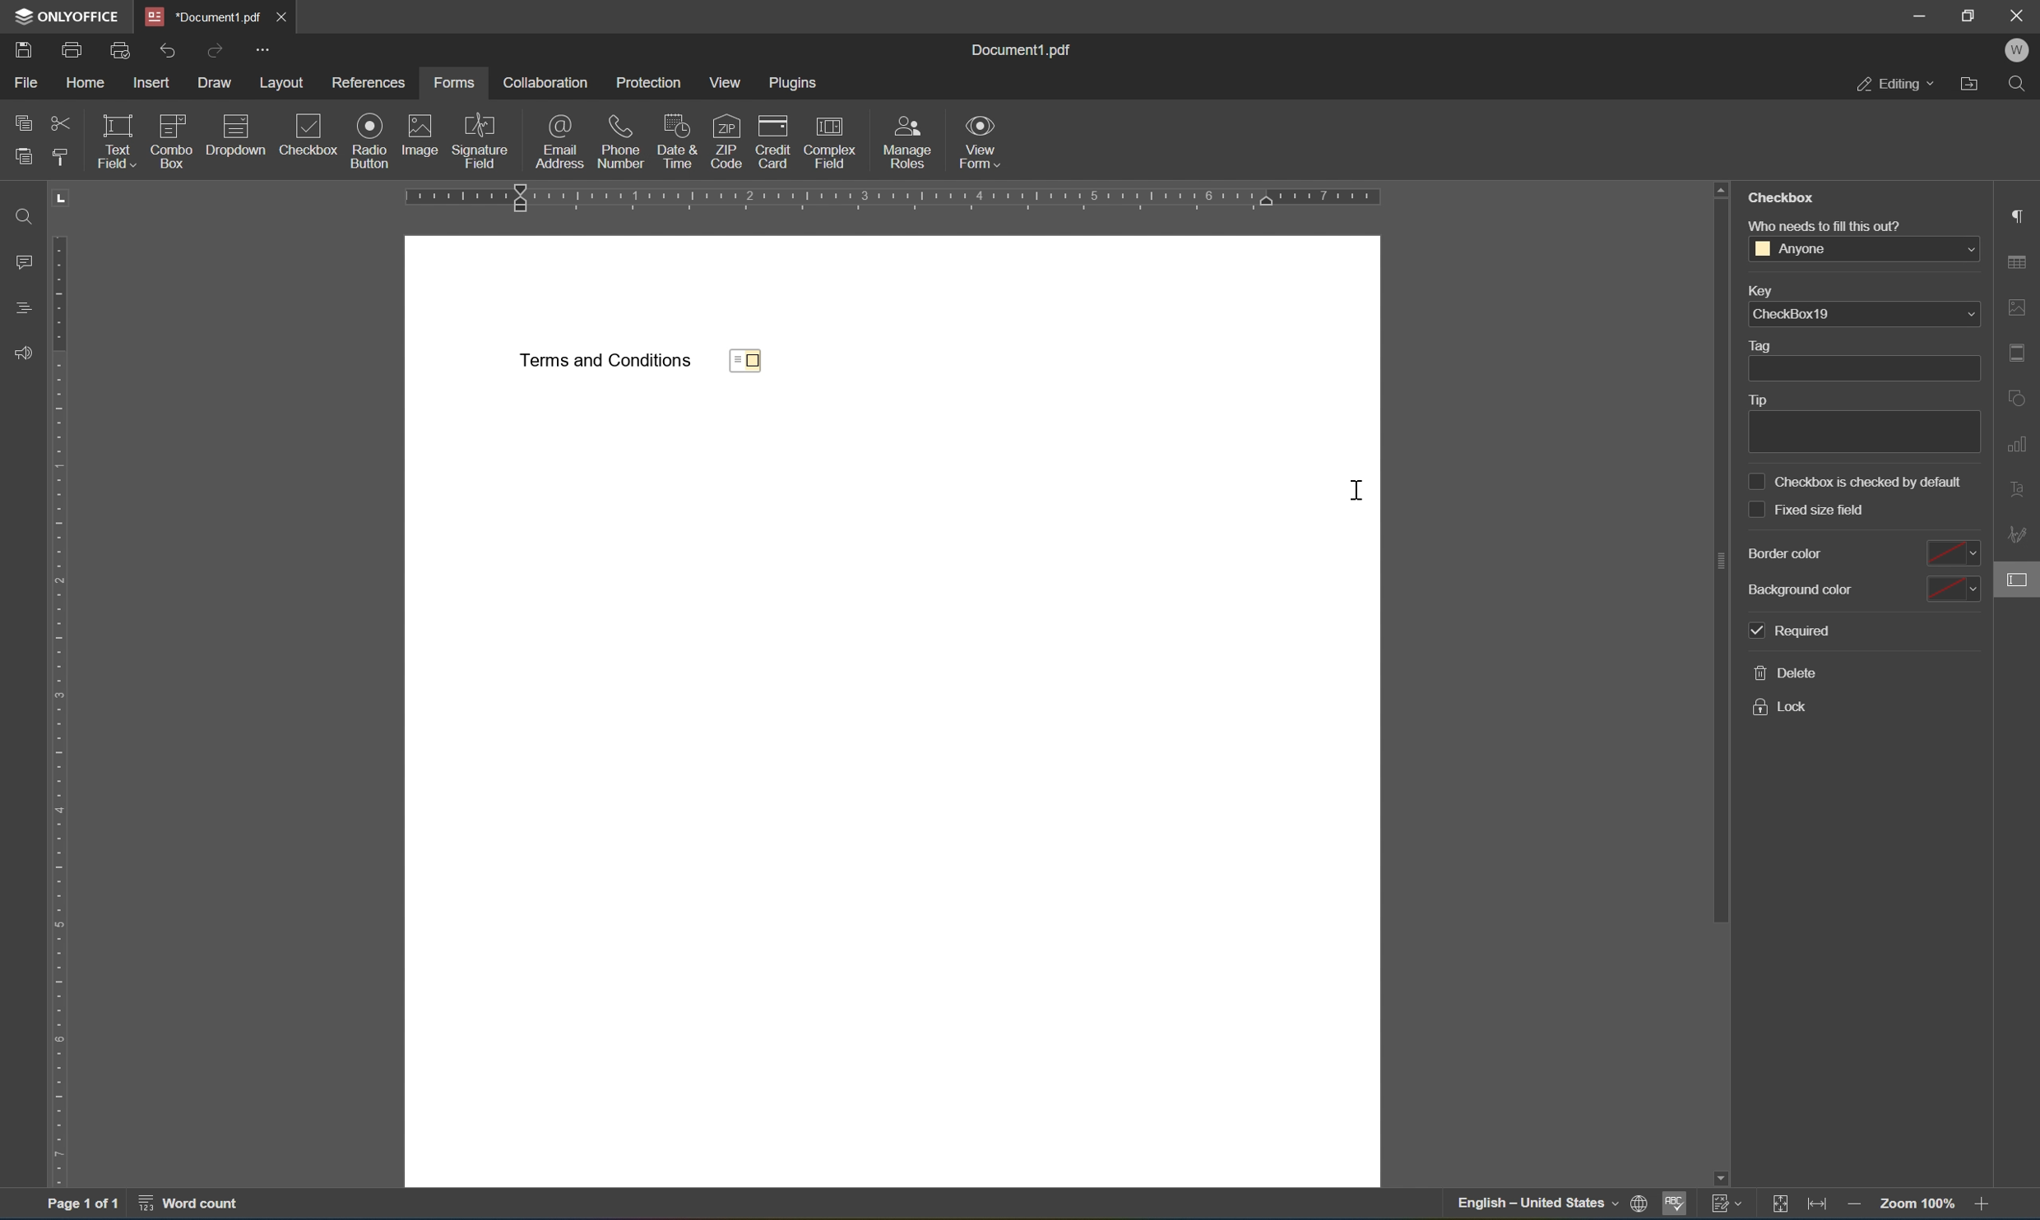  Describe the element at coordinates (647, 82) in the screenshot. I see `protection` at that location.